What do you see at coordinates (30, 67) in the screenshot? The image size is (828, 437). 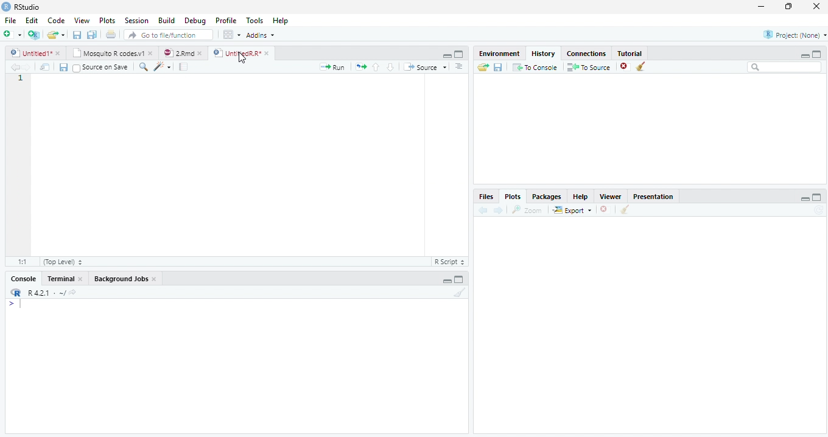 I see `Forward` at bounding box center [30, 67].